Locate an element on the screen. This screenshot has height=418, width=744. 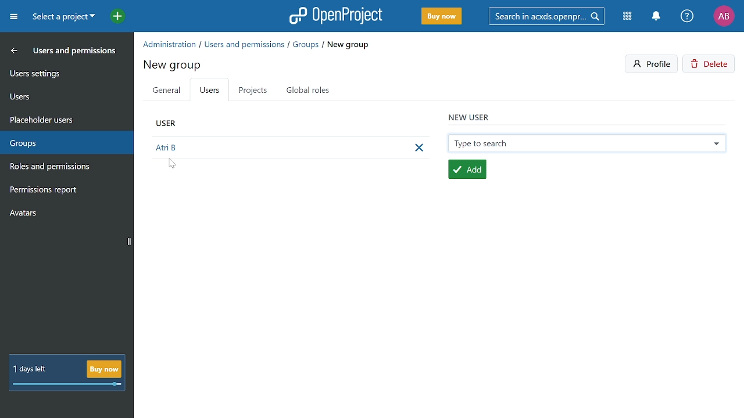
Search is located at coordinates (550, 16).